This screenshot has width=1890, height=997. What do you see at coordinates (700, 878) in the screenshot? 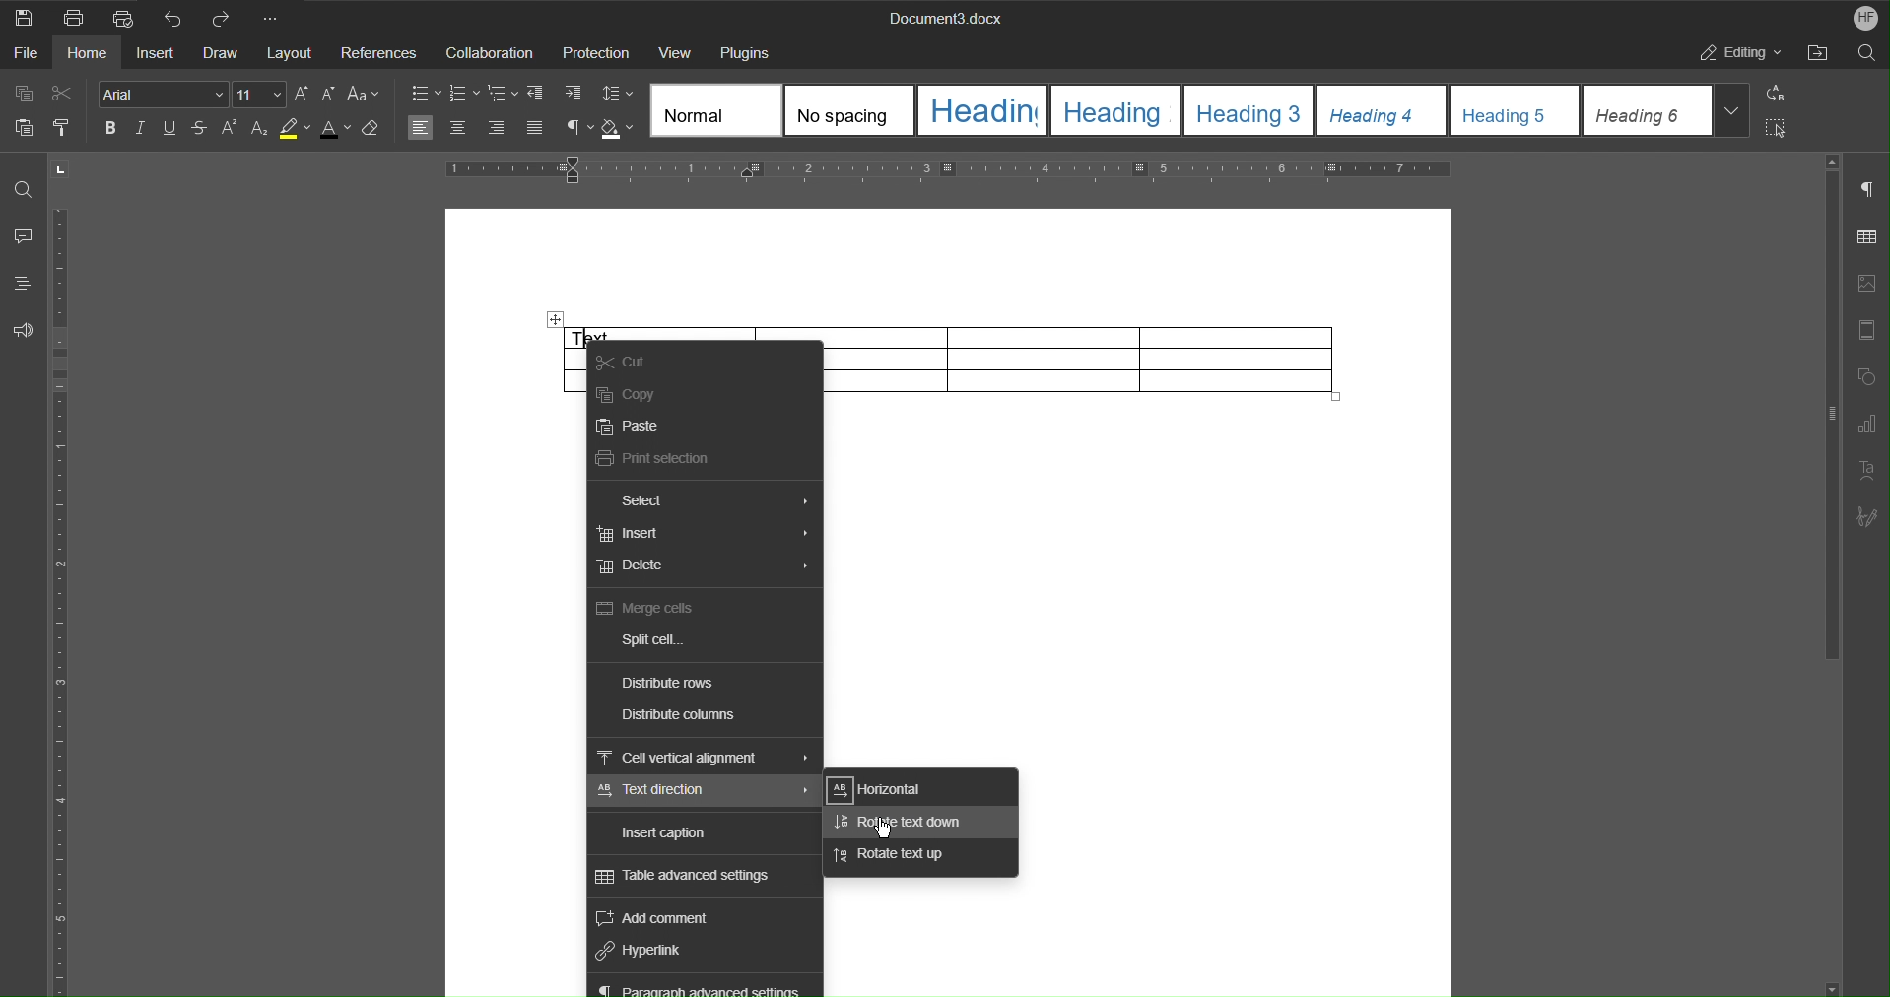
I see `Table advanced settings` at bounding box center [700, 878].